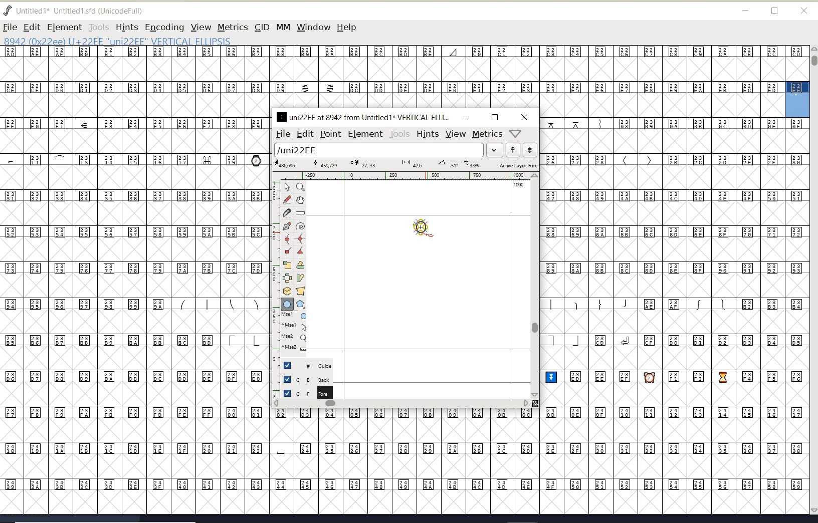 The image size is (818, 523). I want to click on glyph selected, so click(797, 99).